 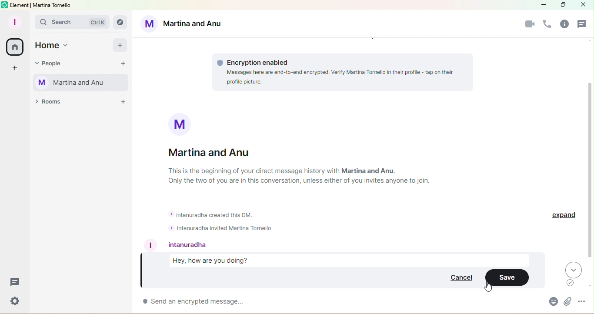 What do you see at coordinates (120, 21) in the screenshot?
I see `Search rooms` at bounding box center [120, 21].